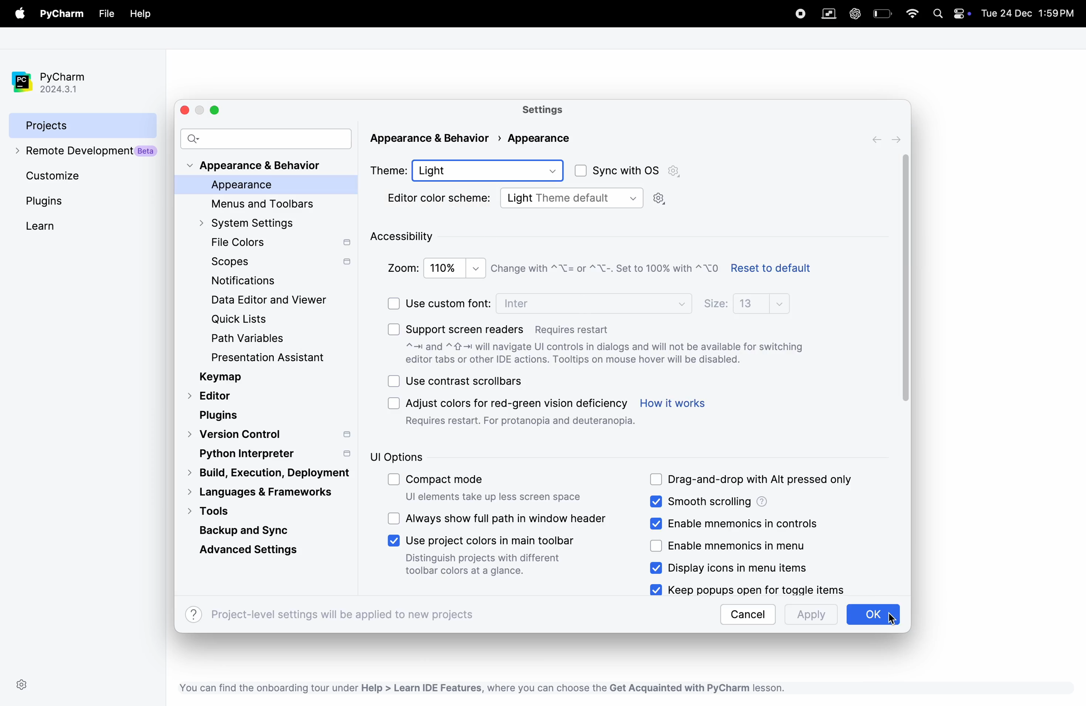  Describe the element at coordinates (458, 482) in the screenshot. I see `compact mode` at that location.